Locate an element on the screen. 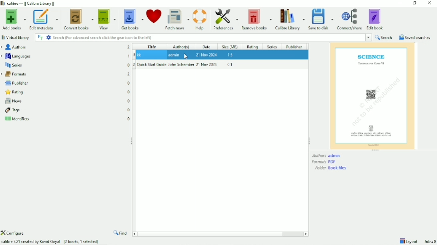  Remove books is located at coordinates (257, 20).